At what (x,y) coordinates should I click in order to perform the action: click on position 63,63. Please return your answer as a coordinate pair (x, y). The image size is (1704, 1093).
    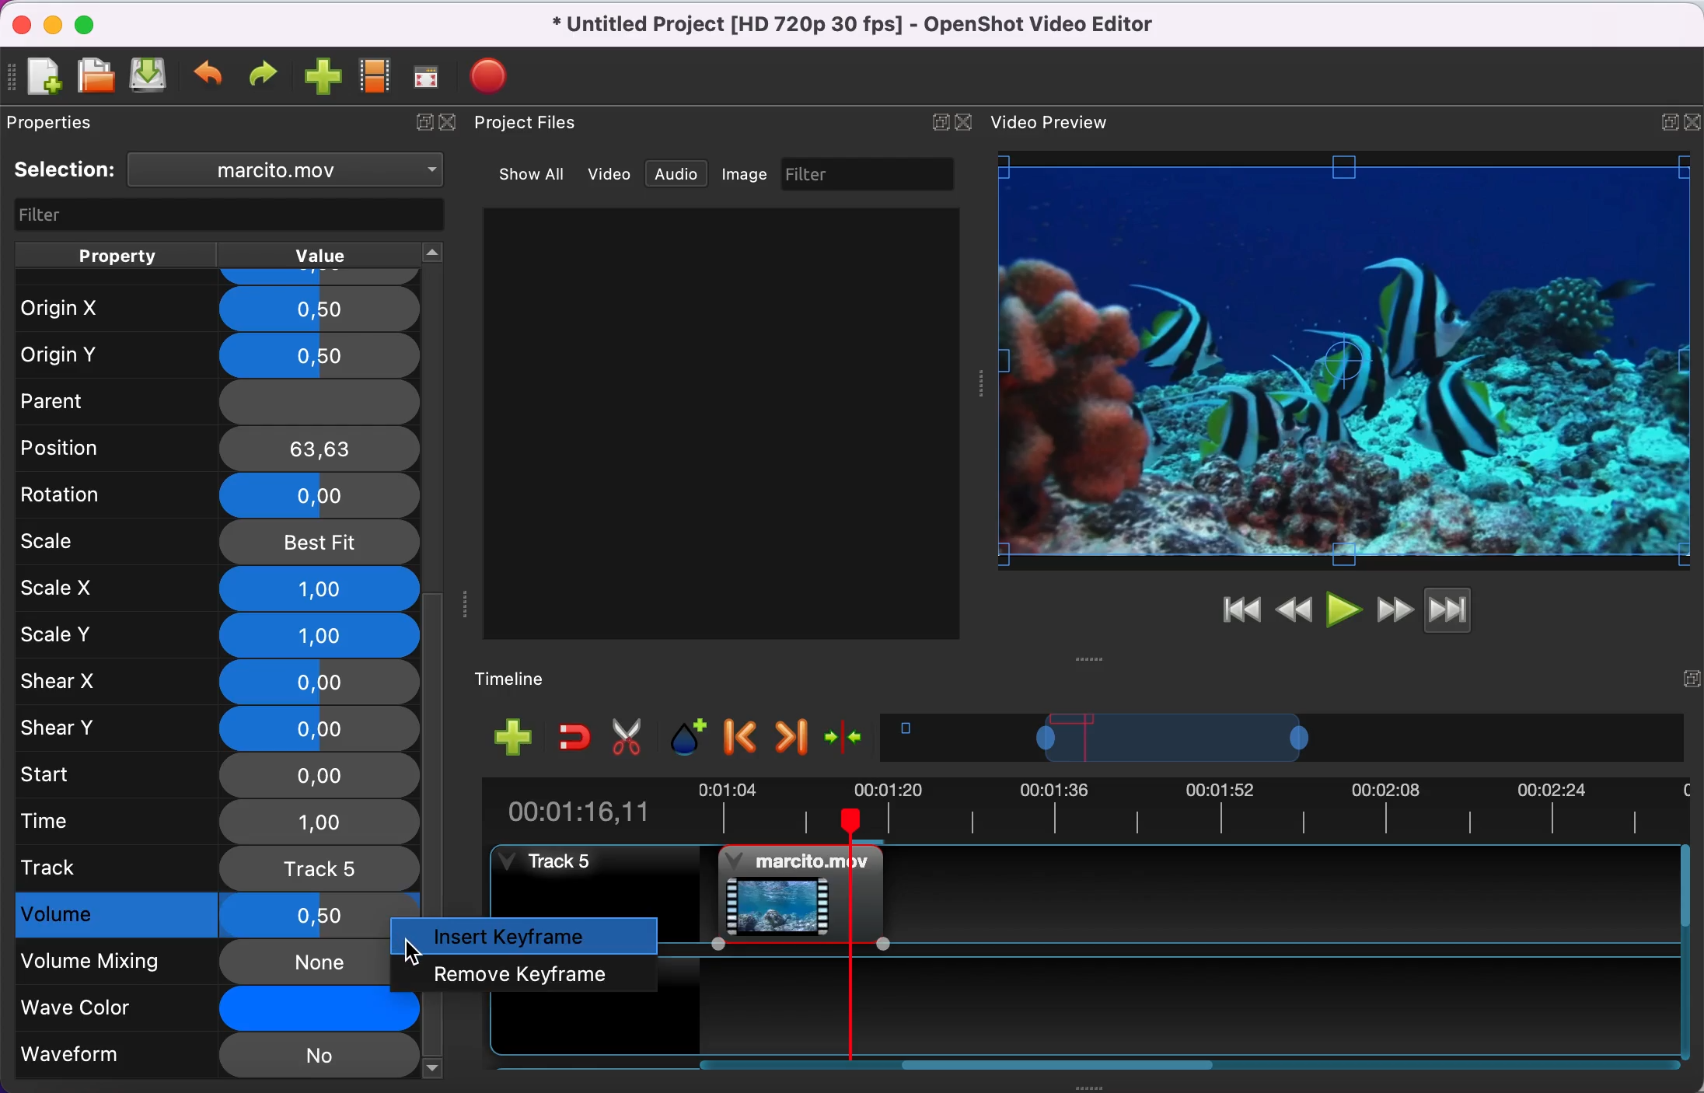
    Looking at the image, I should click on (221, 448).